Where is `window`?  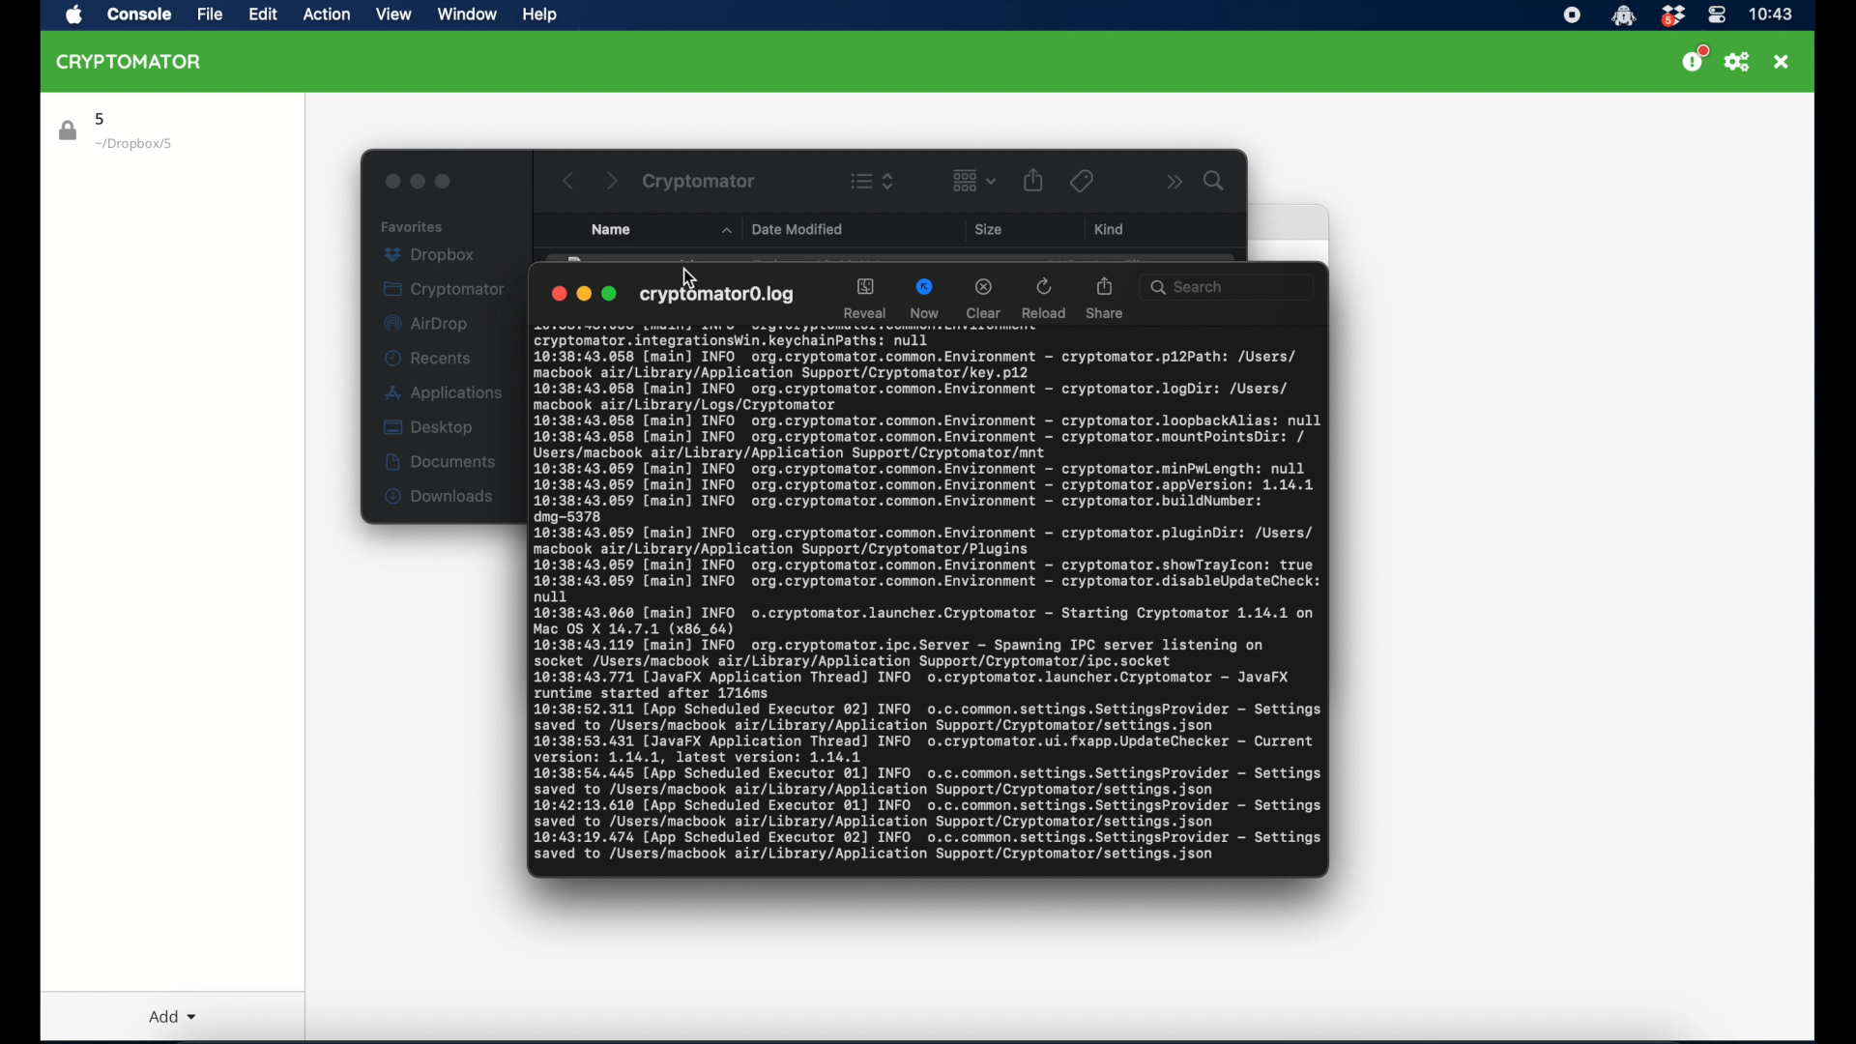
window is located at coordinates (468, 14).